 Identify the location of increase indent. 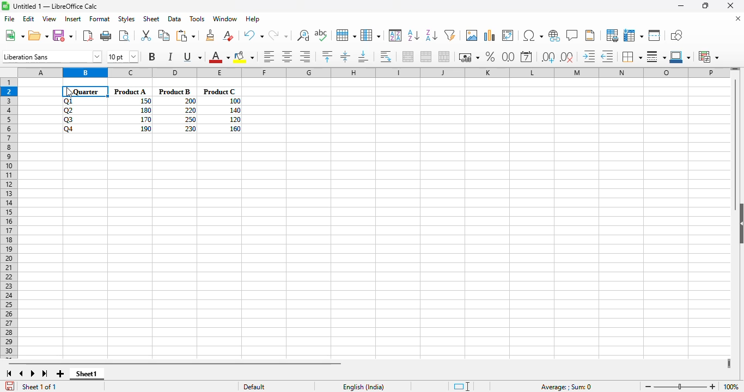
(589, 56).